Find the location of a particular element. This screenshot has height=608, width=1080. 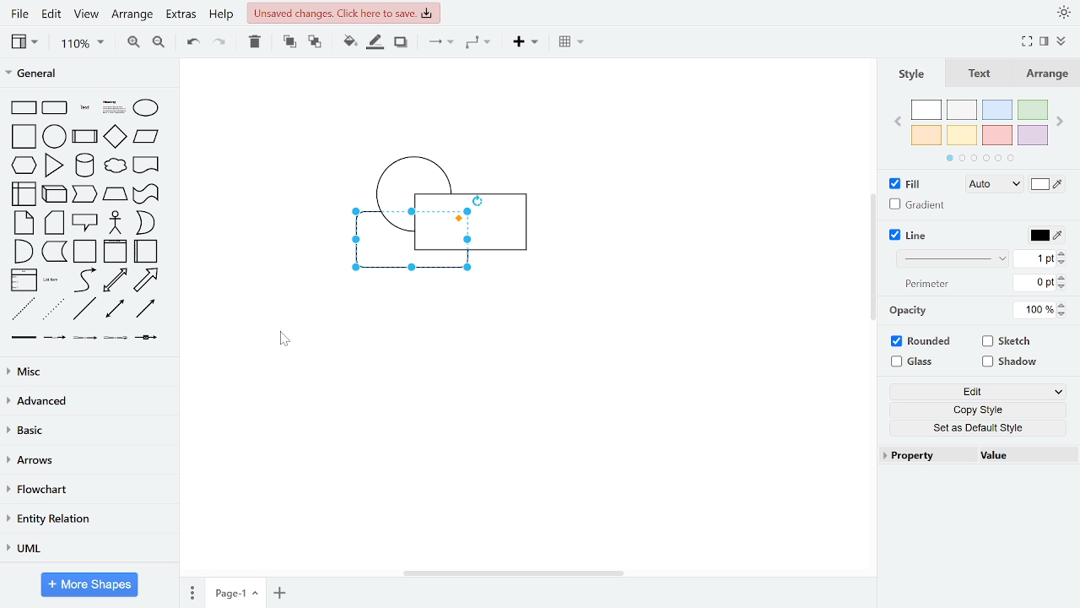

text is located at coordinates (84, 107).